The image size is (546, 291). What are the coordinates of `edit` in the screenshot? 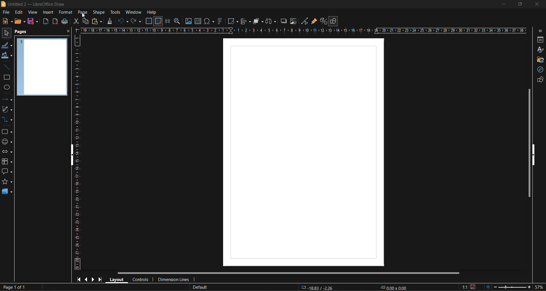 It's located at (19, 12).